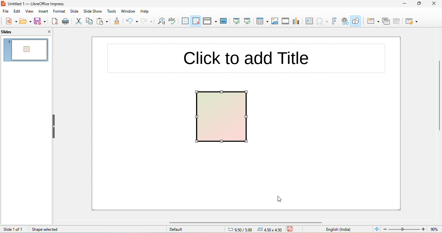 This screenshot has width=442, height=233. I want to click on show draw functions, so click(357, 21).